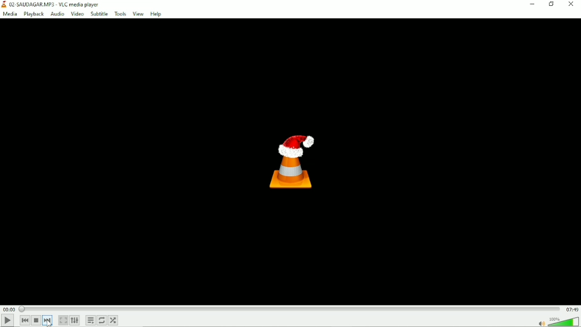  I want to click on Volume, so click(558, 321).